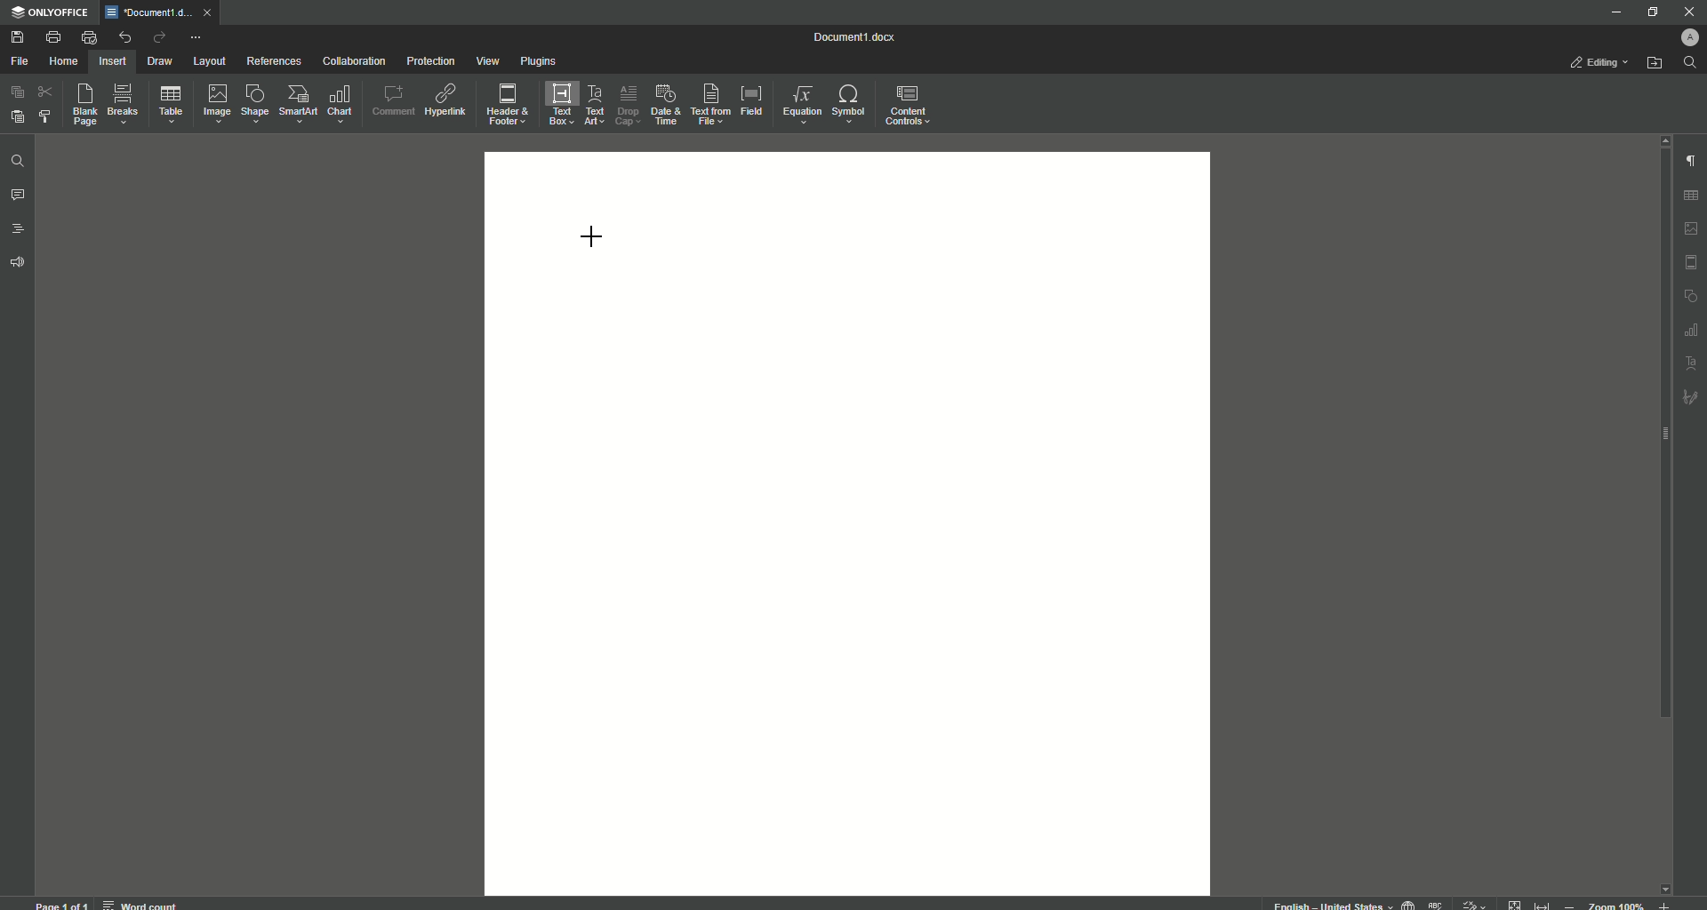 Image resolution: width=1707 pixels, height=910 pixels. What do you see at coordinates (1650, 12) in the screenshot?
I see `Restore` at bounding box center [1650, 12].